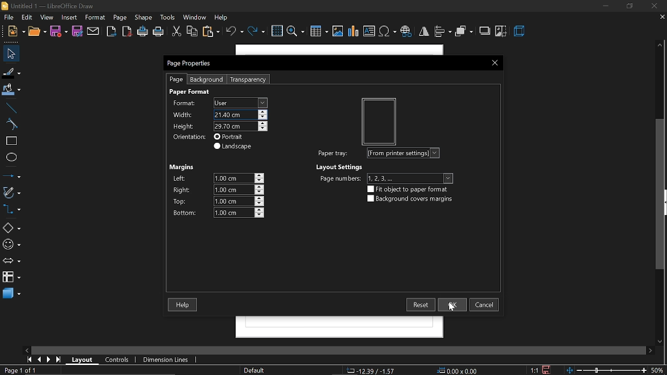  What do you see at coordinates (425, 31) in the screenshot?
I see `flip` at bounding box center [425, 31].